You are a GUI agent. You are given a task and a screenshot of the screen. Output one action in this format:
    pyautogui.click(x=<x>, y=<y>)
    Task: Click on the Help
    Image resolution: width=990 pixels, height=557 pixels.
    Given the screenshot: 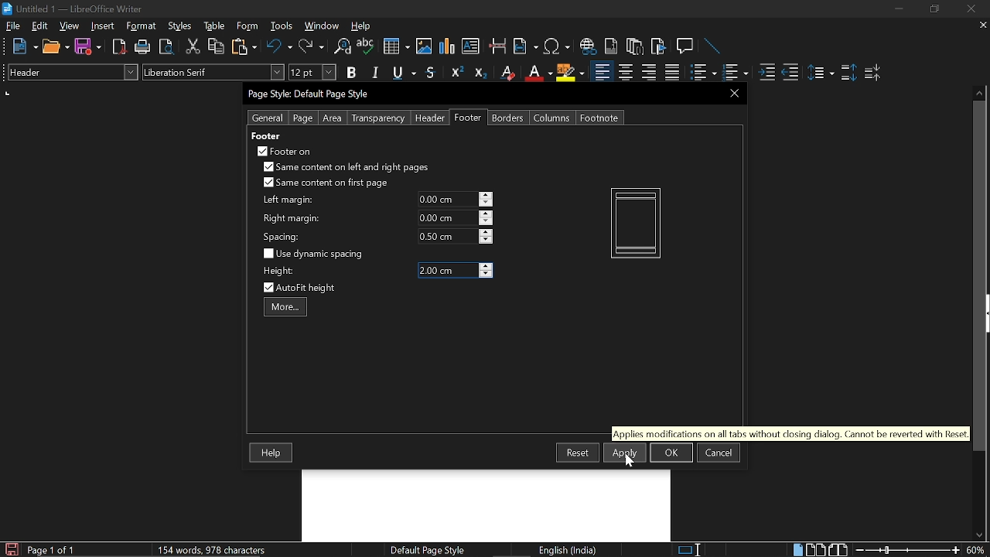 What is the action you would take?
    pyautogui.click(x=272, y=453)
    